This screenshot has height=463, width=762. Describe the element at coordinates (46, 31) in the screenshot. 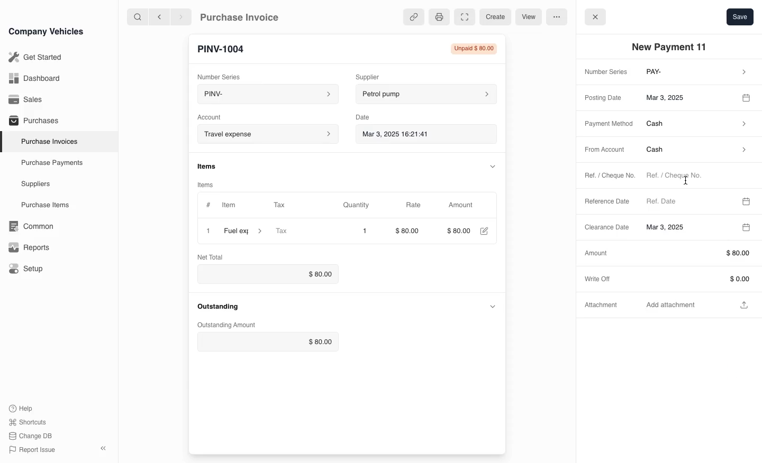

I see `Company Vehicles` at that location.